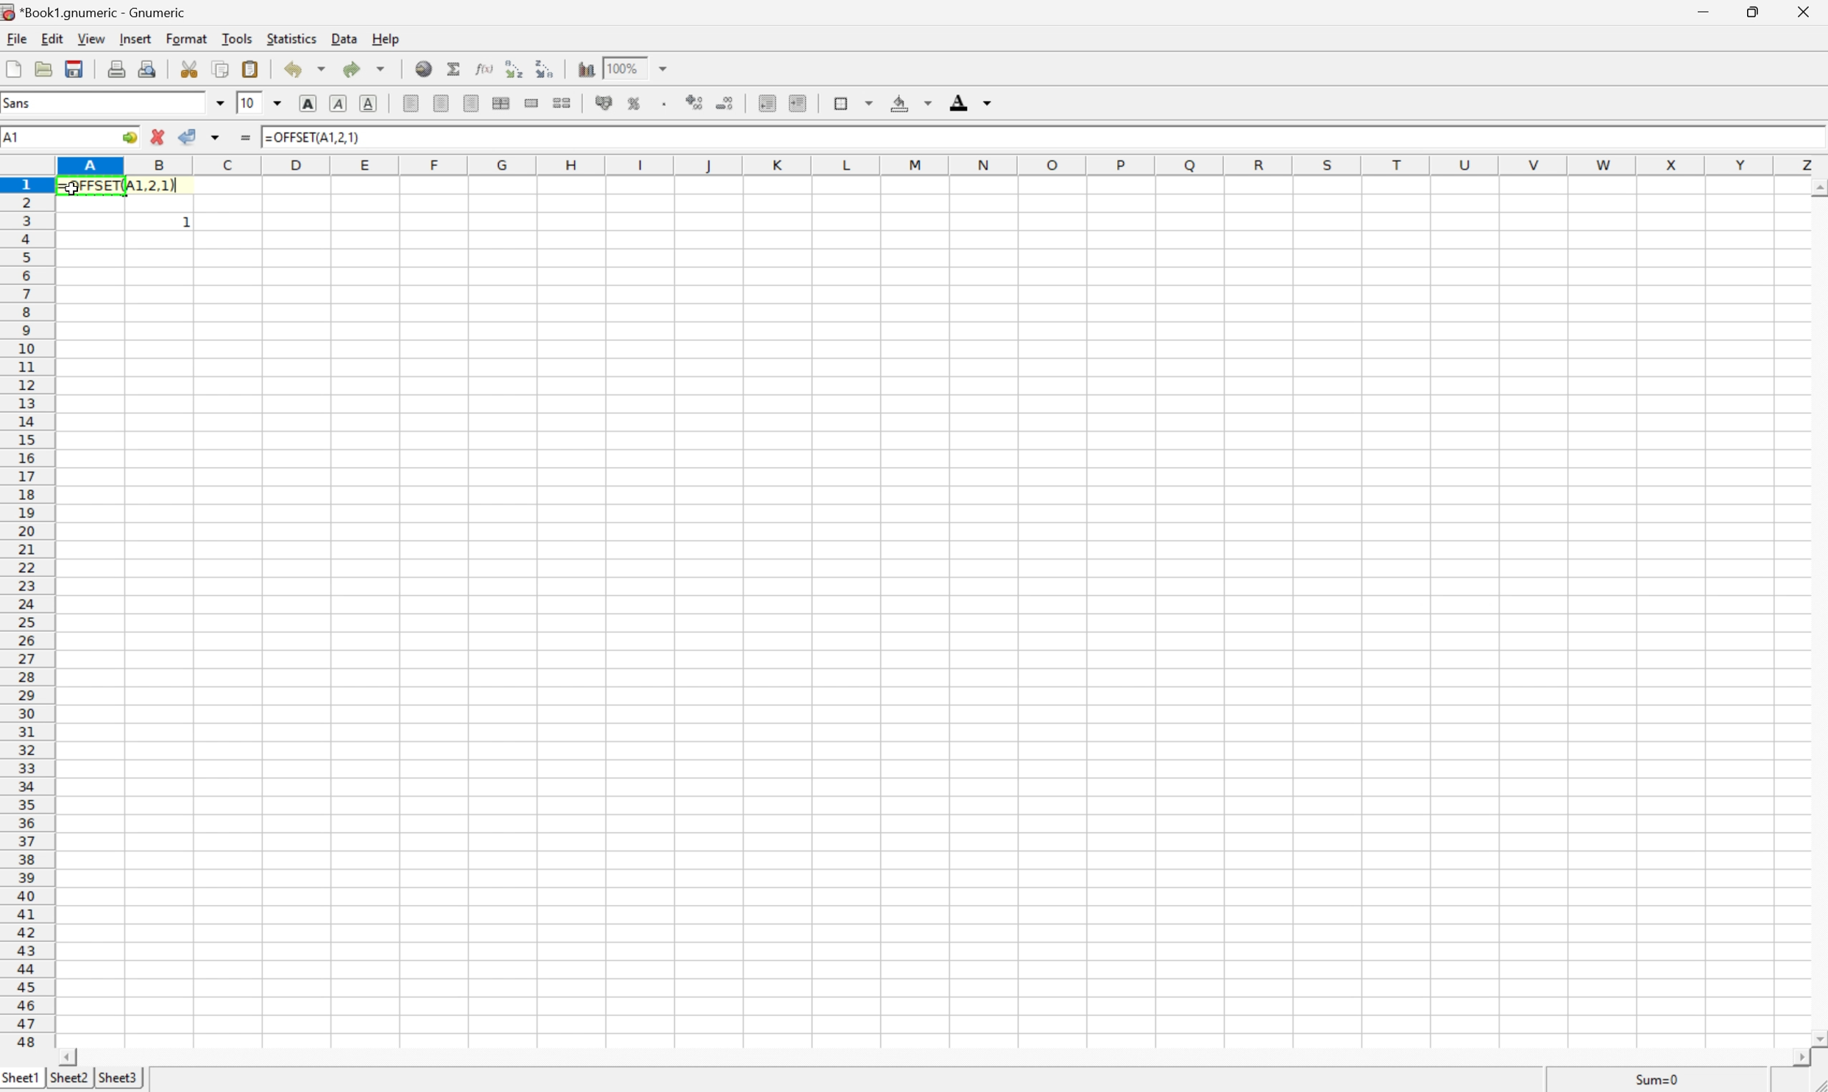  Describe the element at coordinates (346, 39) in the screenshot. I see `data` at that location.